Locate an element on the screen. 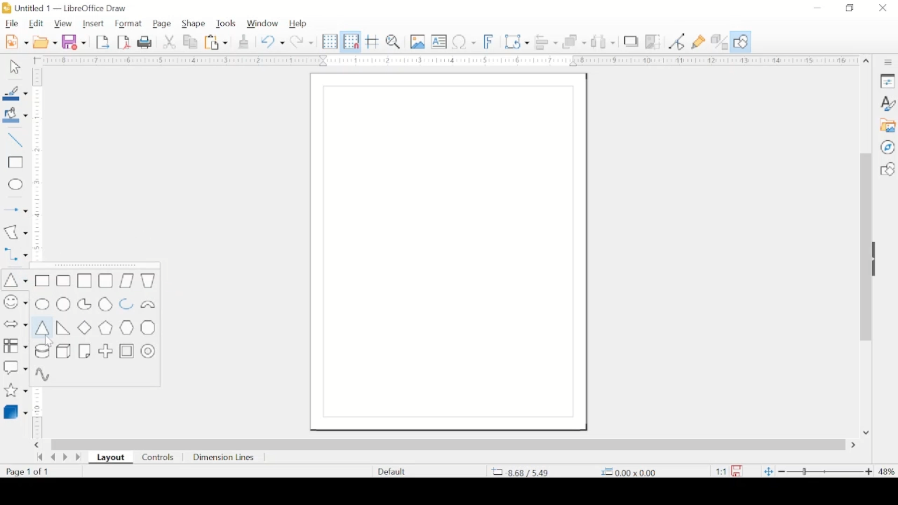 The width and height of the screenshot is (898, 505). ellipse is located at coordinates (43, 304).